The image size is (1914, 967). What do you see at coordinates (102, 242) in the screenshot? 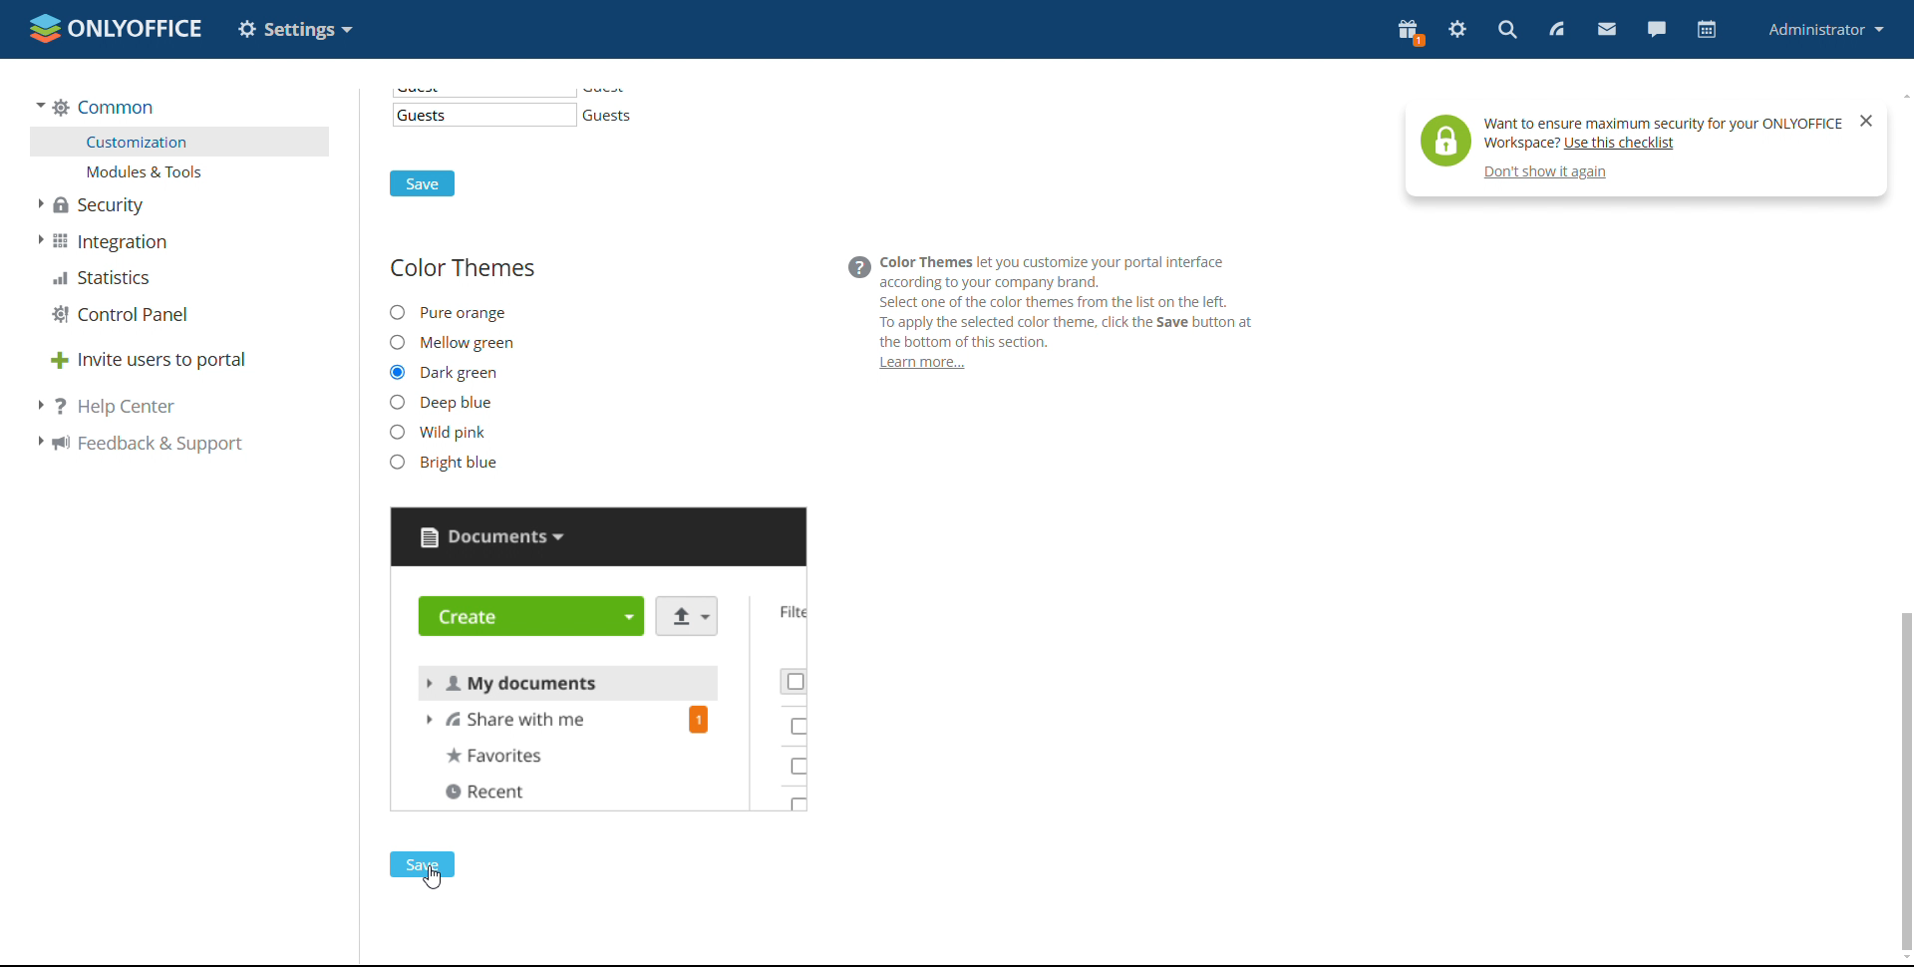
I see `integration` at bounding box center [102, 242].